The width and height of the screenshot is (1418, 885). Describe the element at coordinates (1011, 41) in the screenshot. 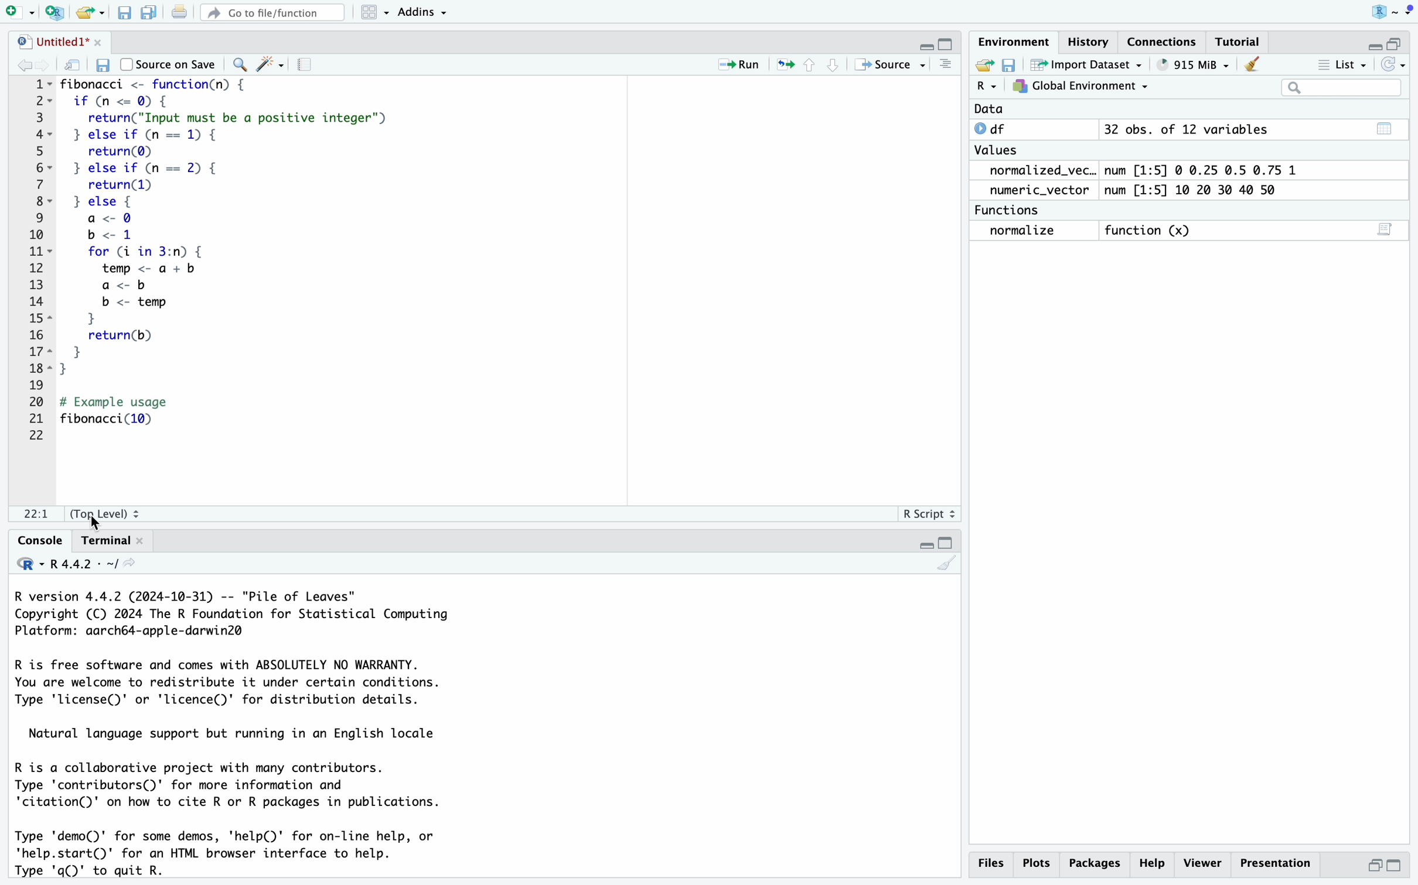

I see `environment` at that location.